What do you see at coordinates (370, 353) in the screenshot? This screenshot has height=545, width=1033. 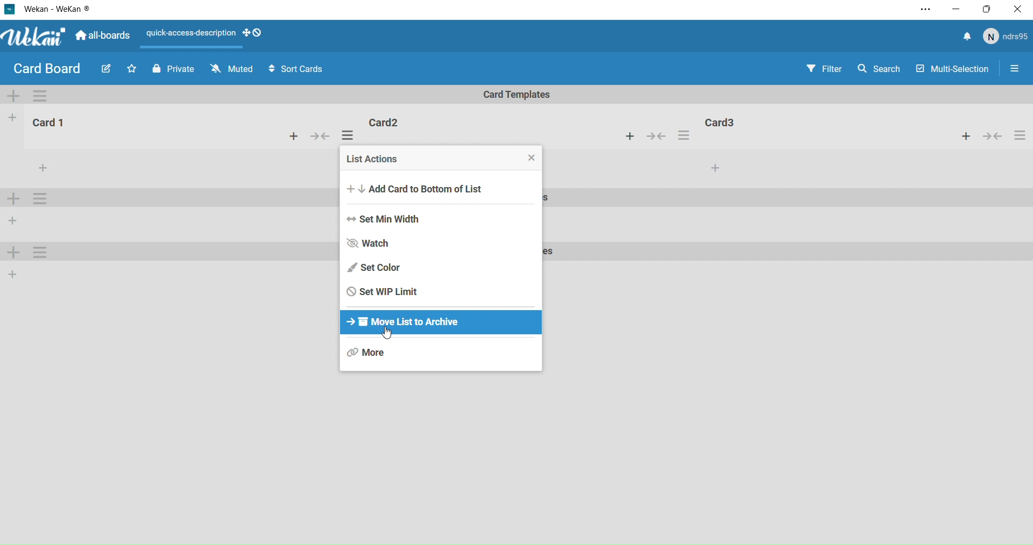 I see `more` at bounding box center [370, 353].